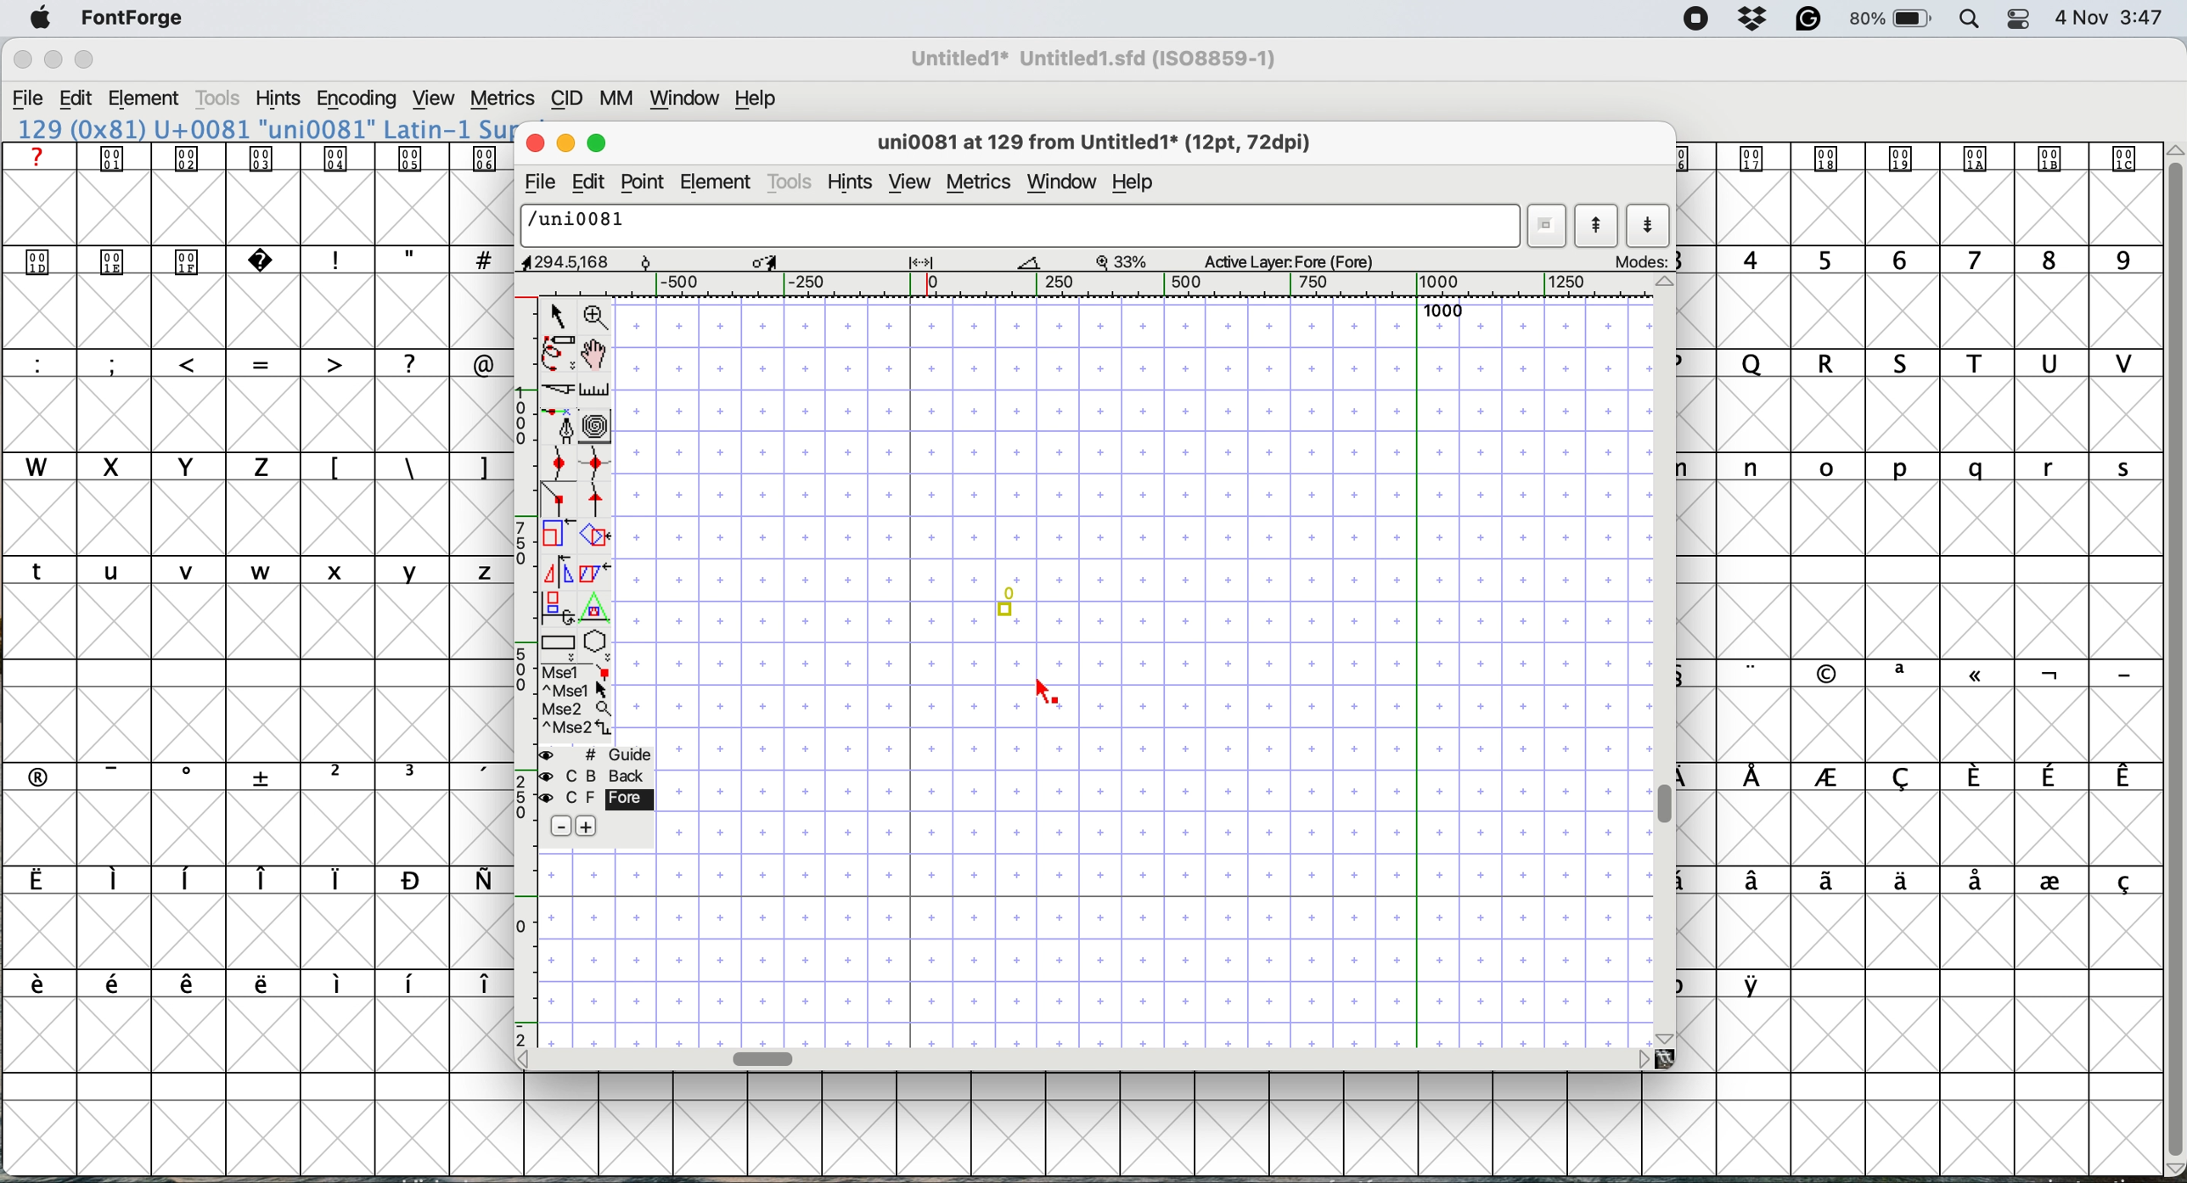 Image resolution: width=2187 pixels, height=1183 pixels. What do you see at coordinates (432, 99) in the screenshot?
I see `View` at bounding box center [432, 99].